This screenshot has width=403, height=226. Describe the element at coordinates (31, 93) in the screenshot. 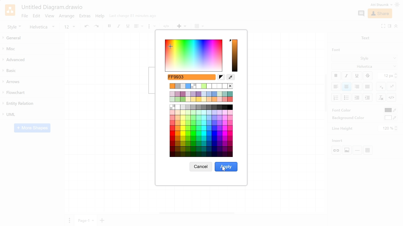

I see `Flowchart` at that location.